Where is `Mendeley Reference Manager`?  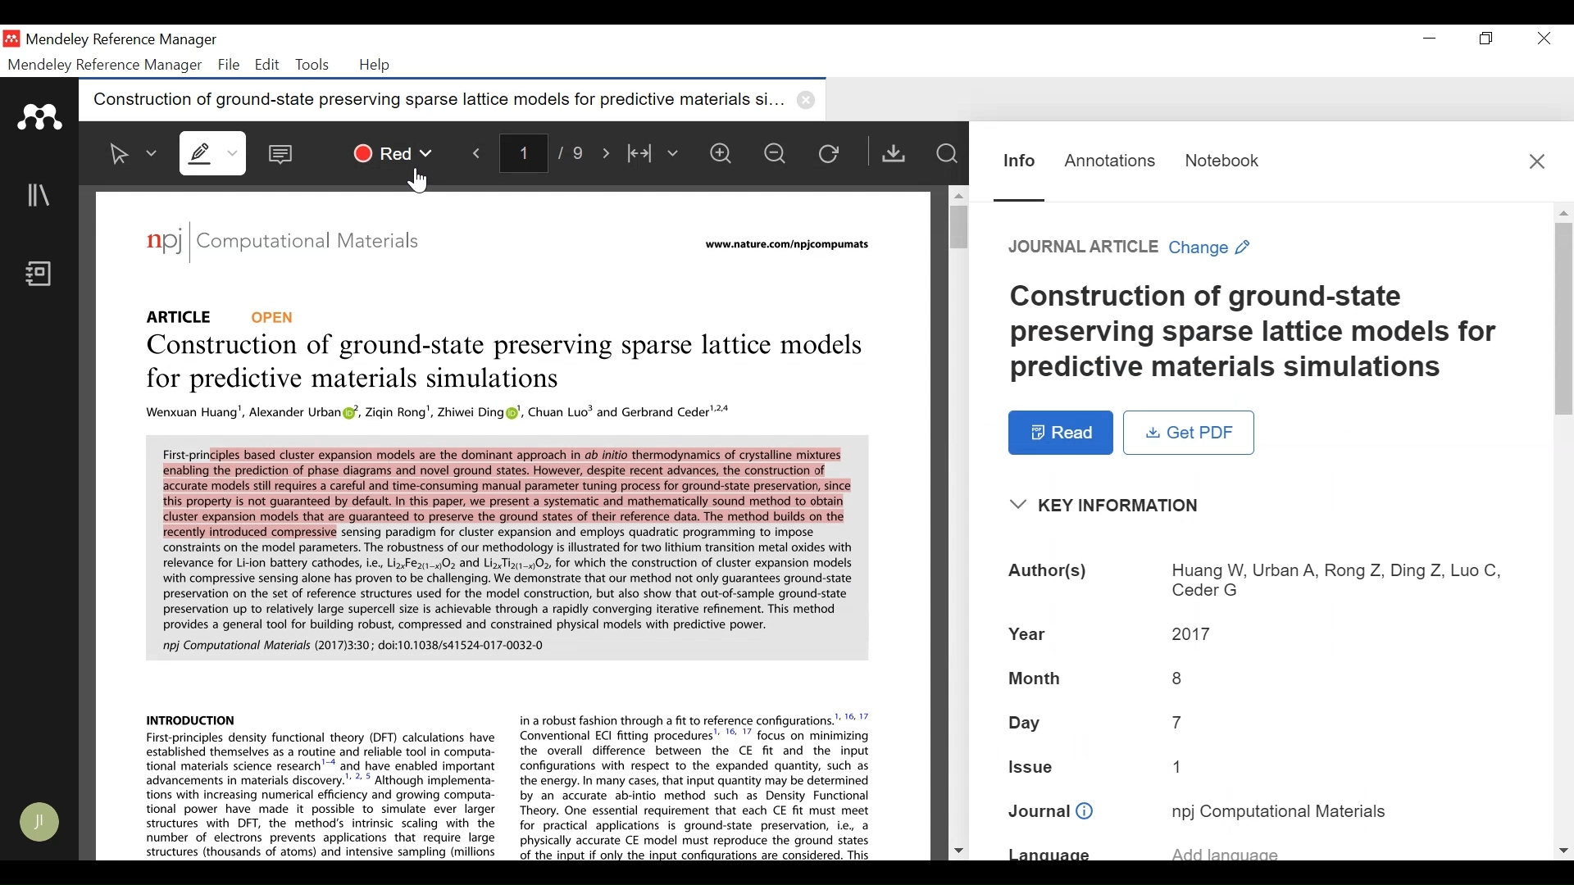 Mendeley Reference Manager is located at coordinates (125, 41).